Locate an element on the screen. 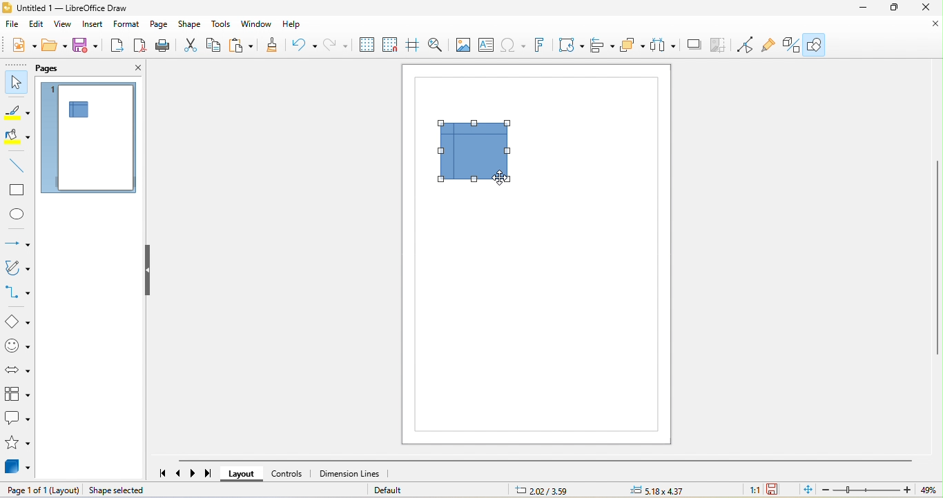 Image resolution: width=943 pixels, height=498 pixels. line color is located at coordinates (17, 110).